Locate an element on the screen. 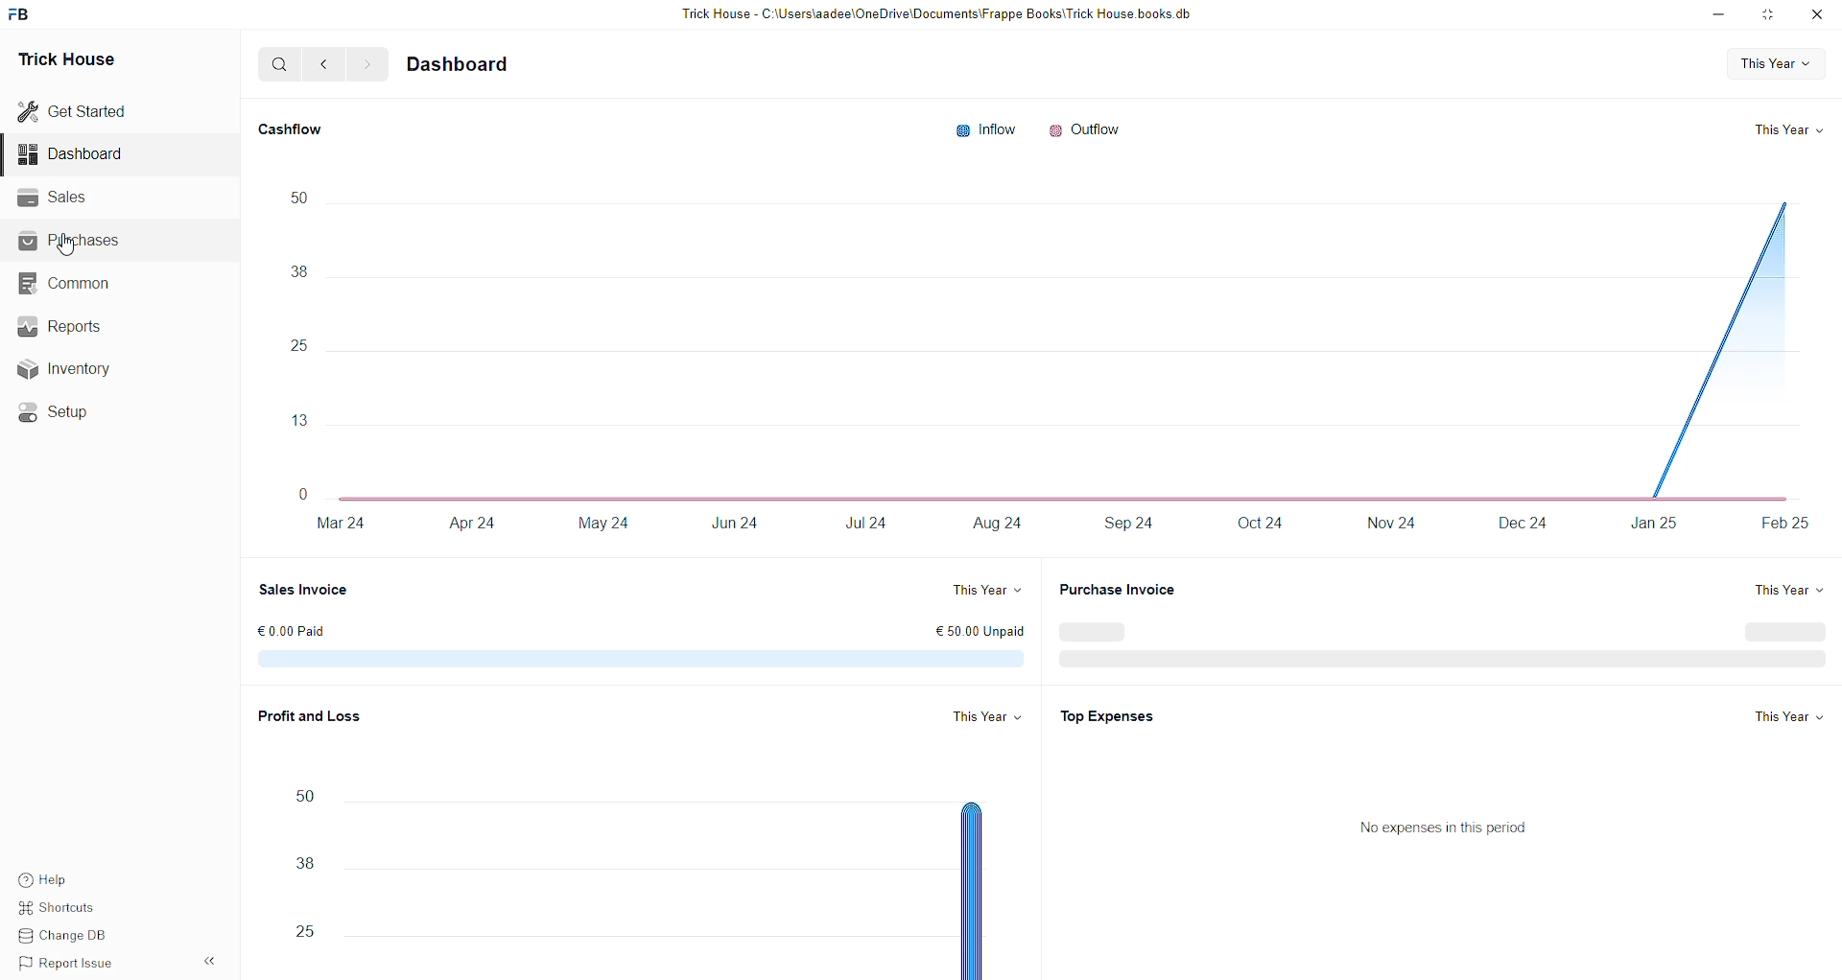  50 is located at coordinates (305, 794).